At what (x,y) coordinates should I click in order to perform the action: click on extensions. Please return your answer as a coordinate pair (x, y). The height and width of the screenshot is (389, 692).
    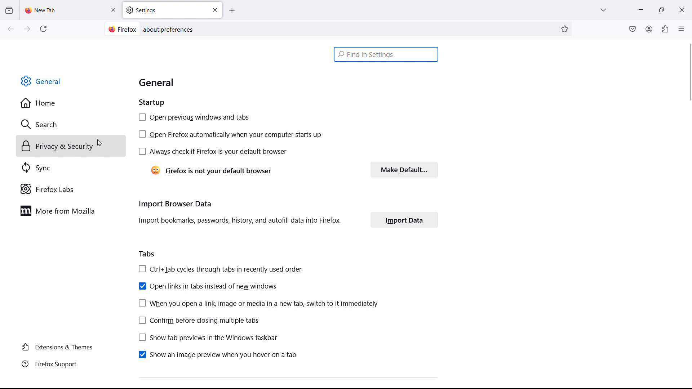
    Looking at the image, I should click on (665, 29).